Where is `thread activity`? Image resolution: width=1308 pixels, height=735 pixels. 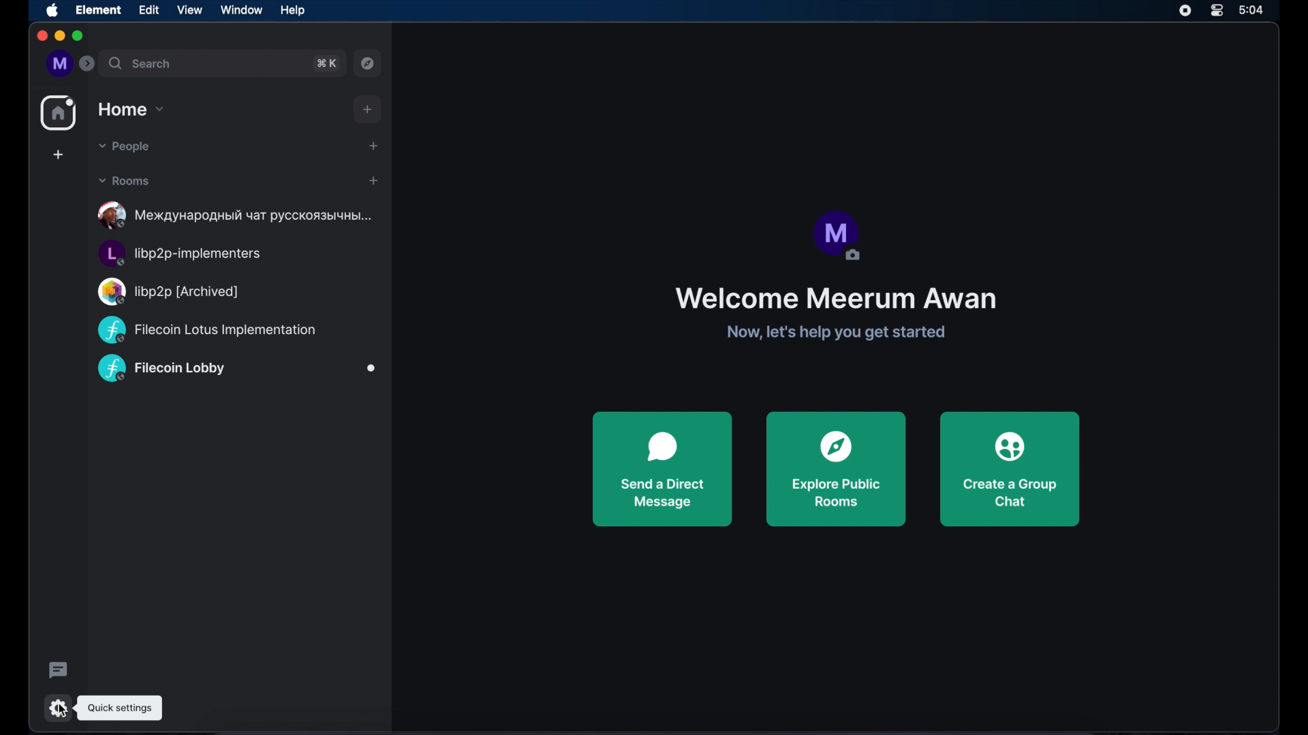
thread activity is located at coordinates (59, 671).